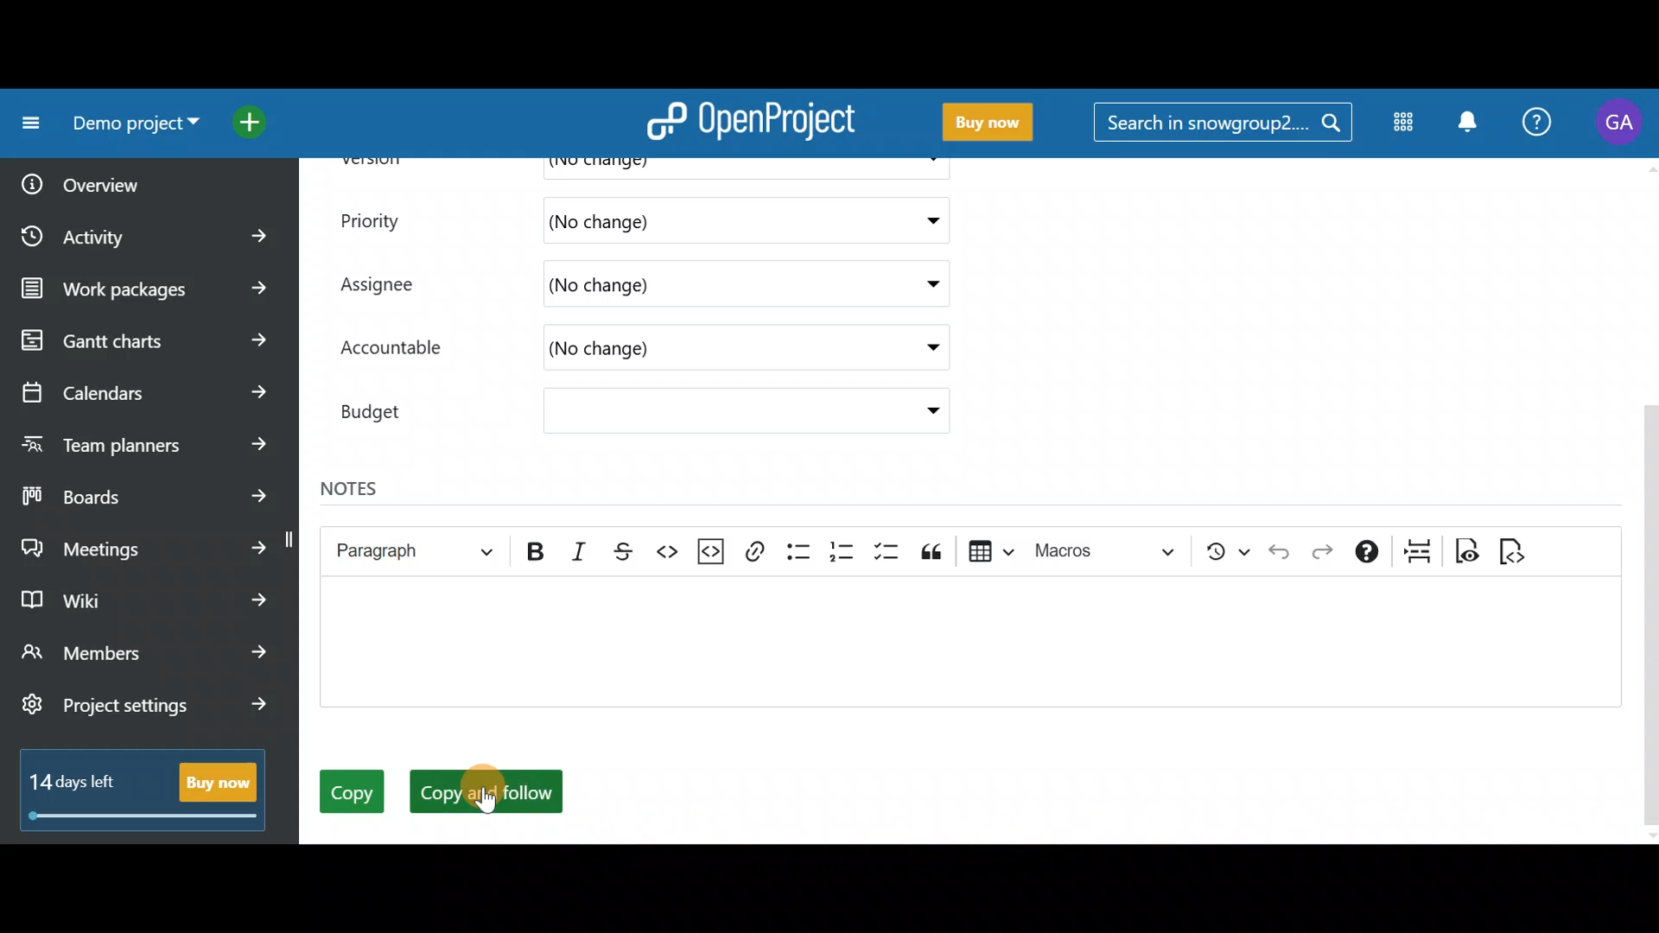 The image size is (1659, 933). I want to click on To-do list, so click(888, 555).